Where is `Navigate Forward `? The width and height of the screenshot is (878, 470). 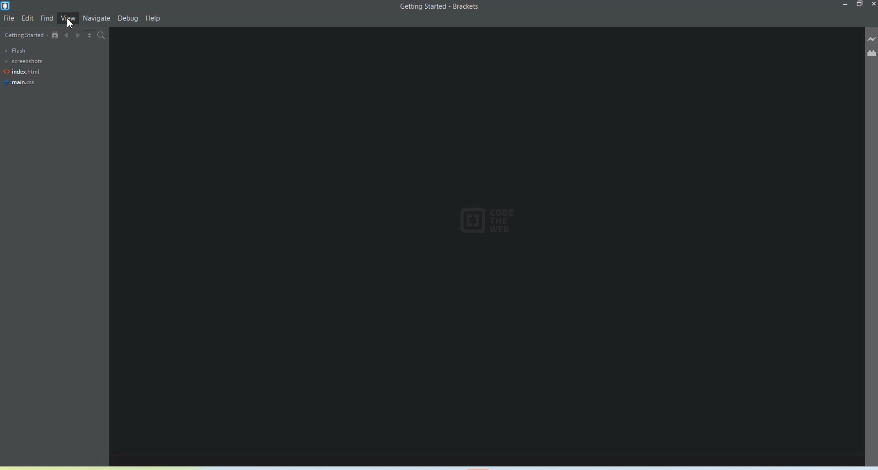
Navigate Forward  is located at coordinates (78, 35).